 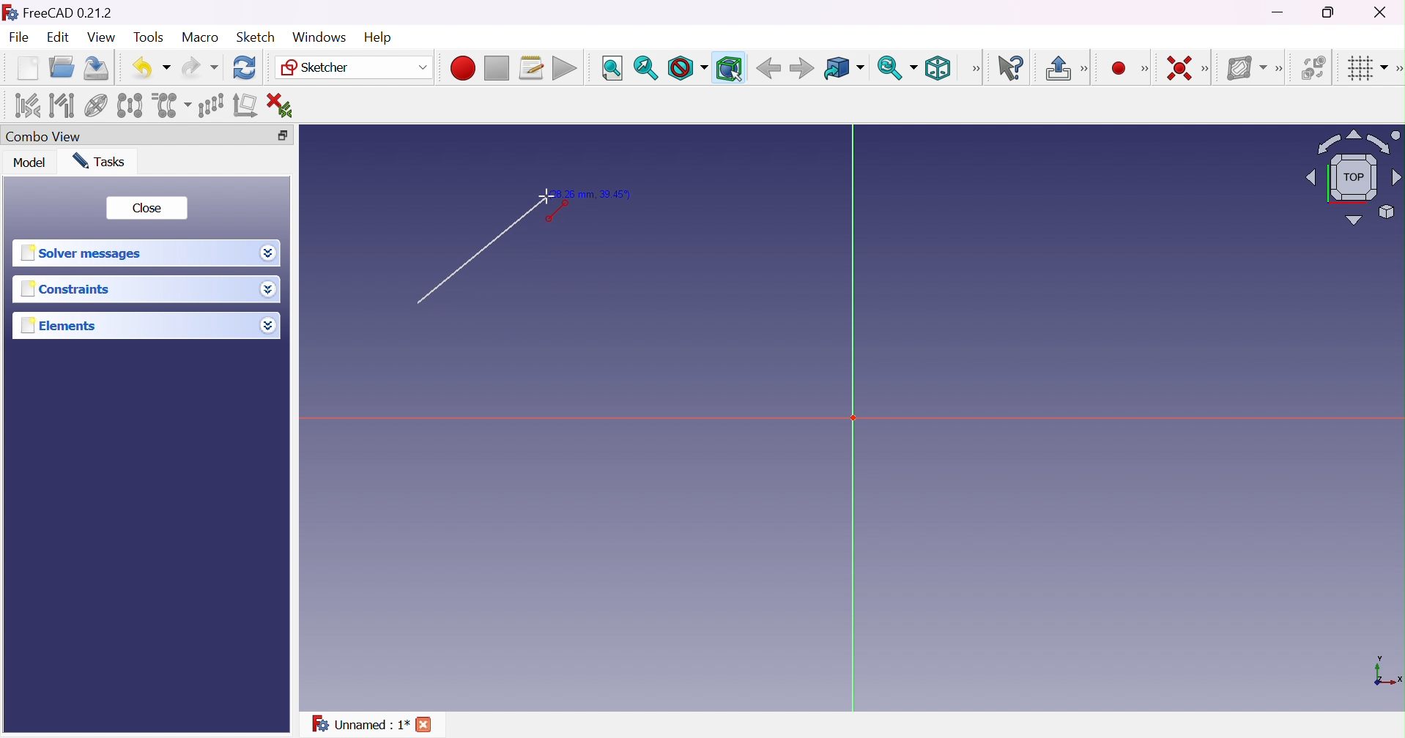 What do you see at coordinates (1387, 672) in the screenshot?
I see `x, y plane` at bounding box center [1387, 672].